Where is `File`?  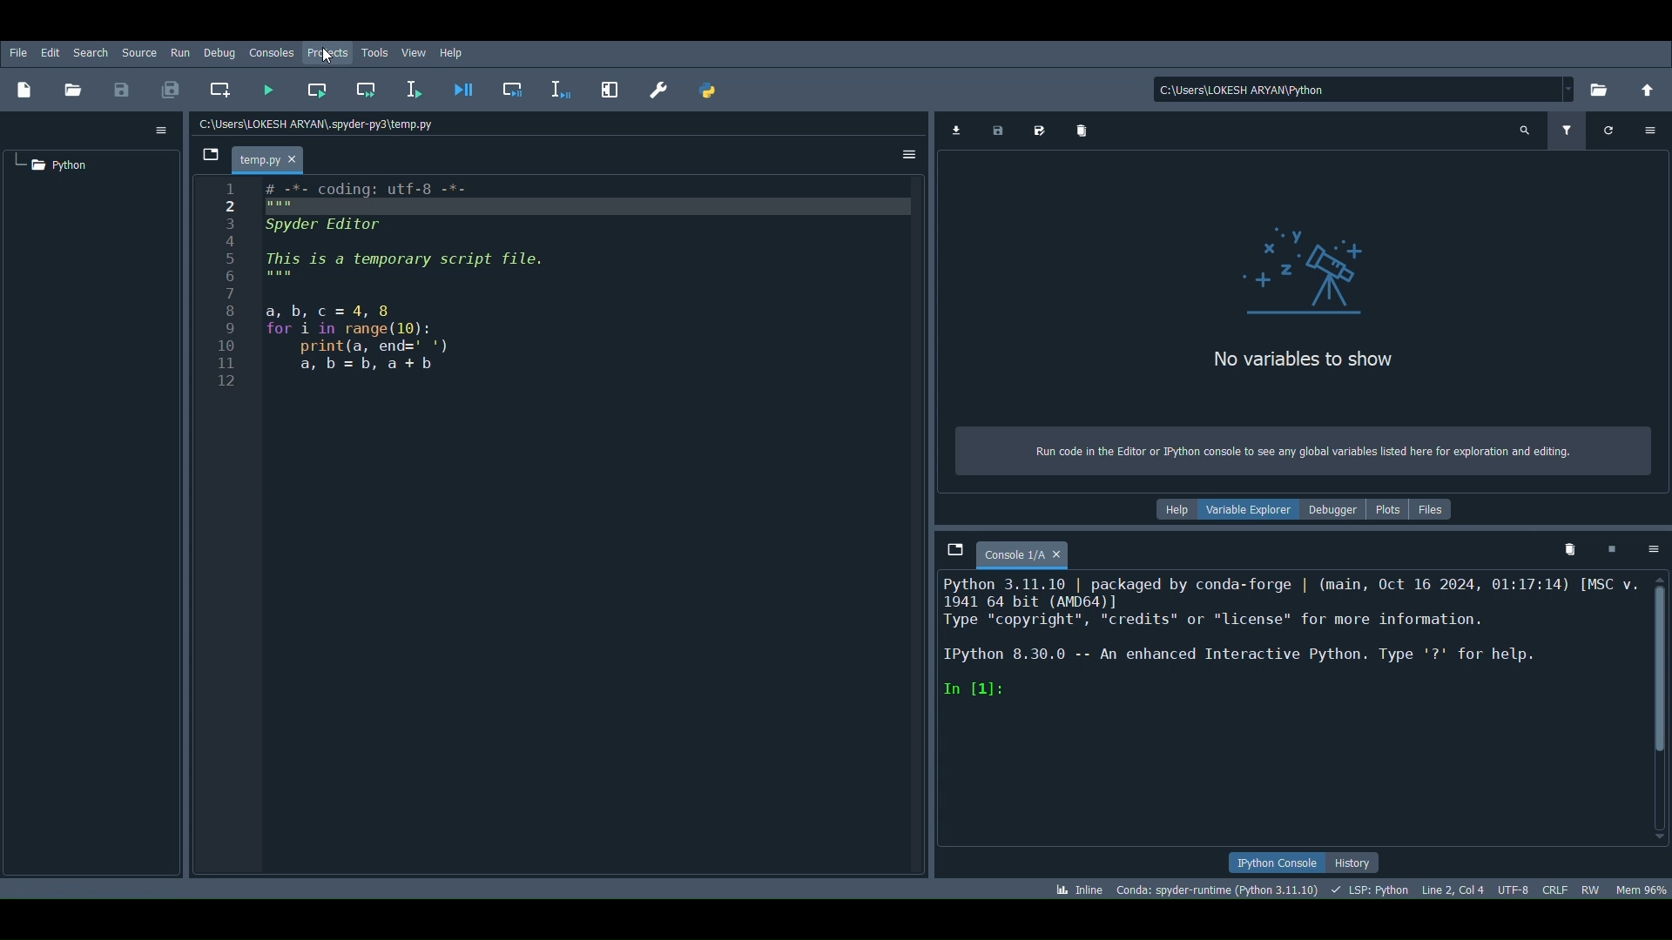 File is located at coordinates (17, 51).